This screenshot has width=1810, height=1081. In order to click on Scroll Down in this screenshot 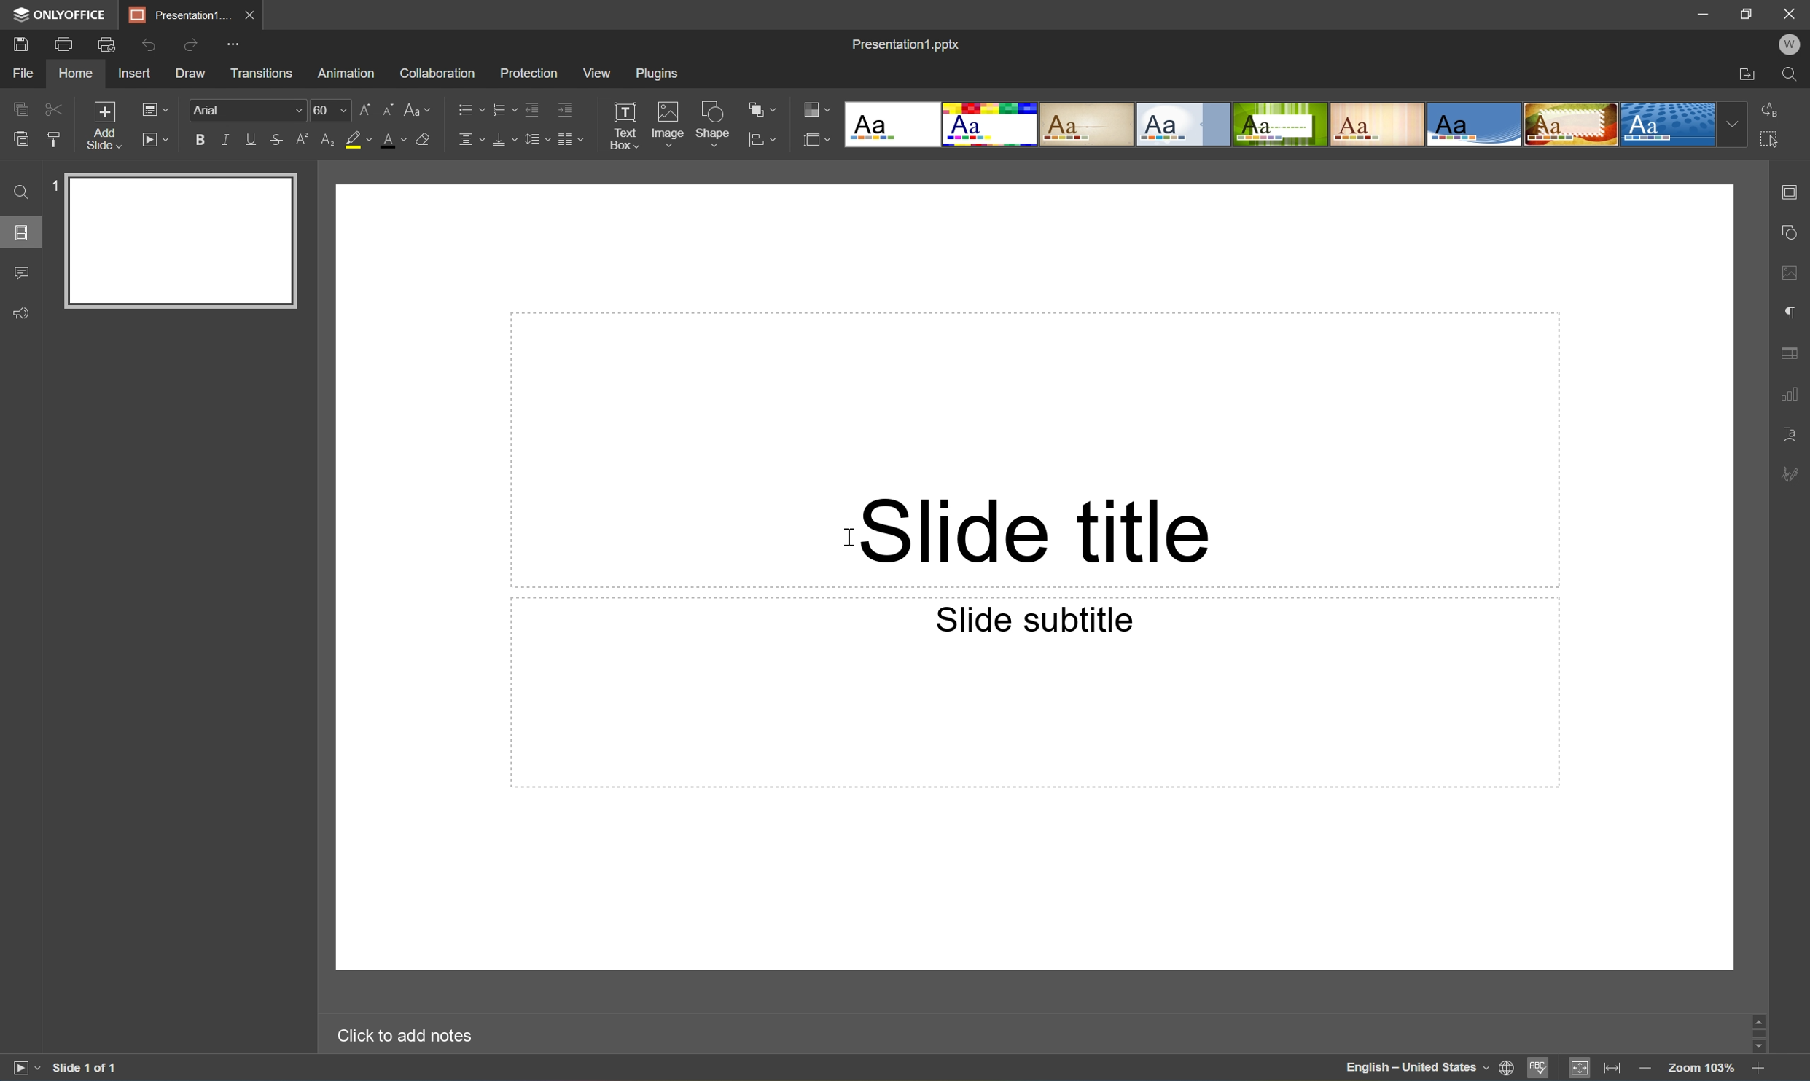, I will do `click(1755, 1050)`.